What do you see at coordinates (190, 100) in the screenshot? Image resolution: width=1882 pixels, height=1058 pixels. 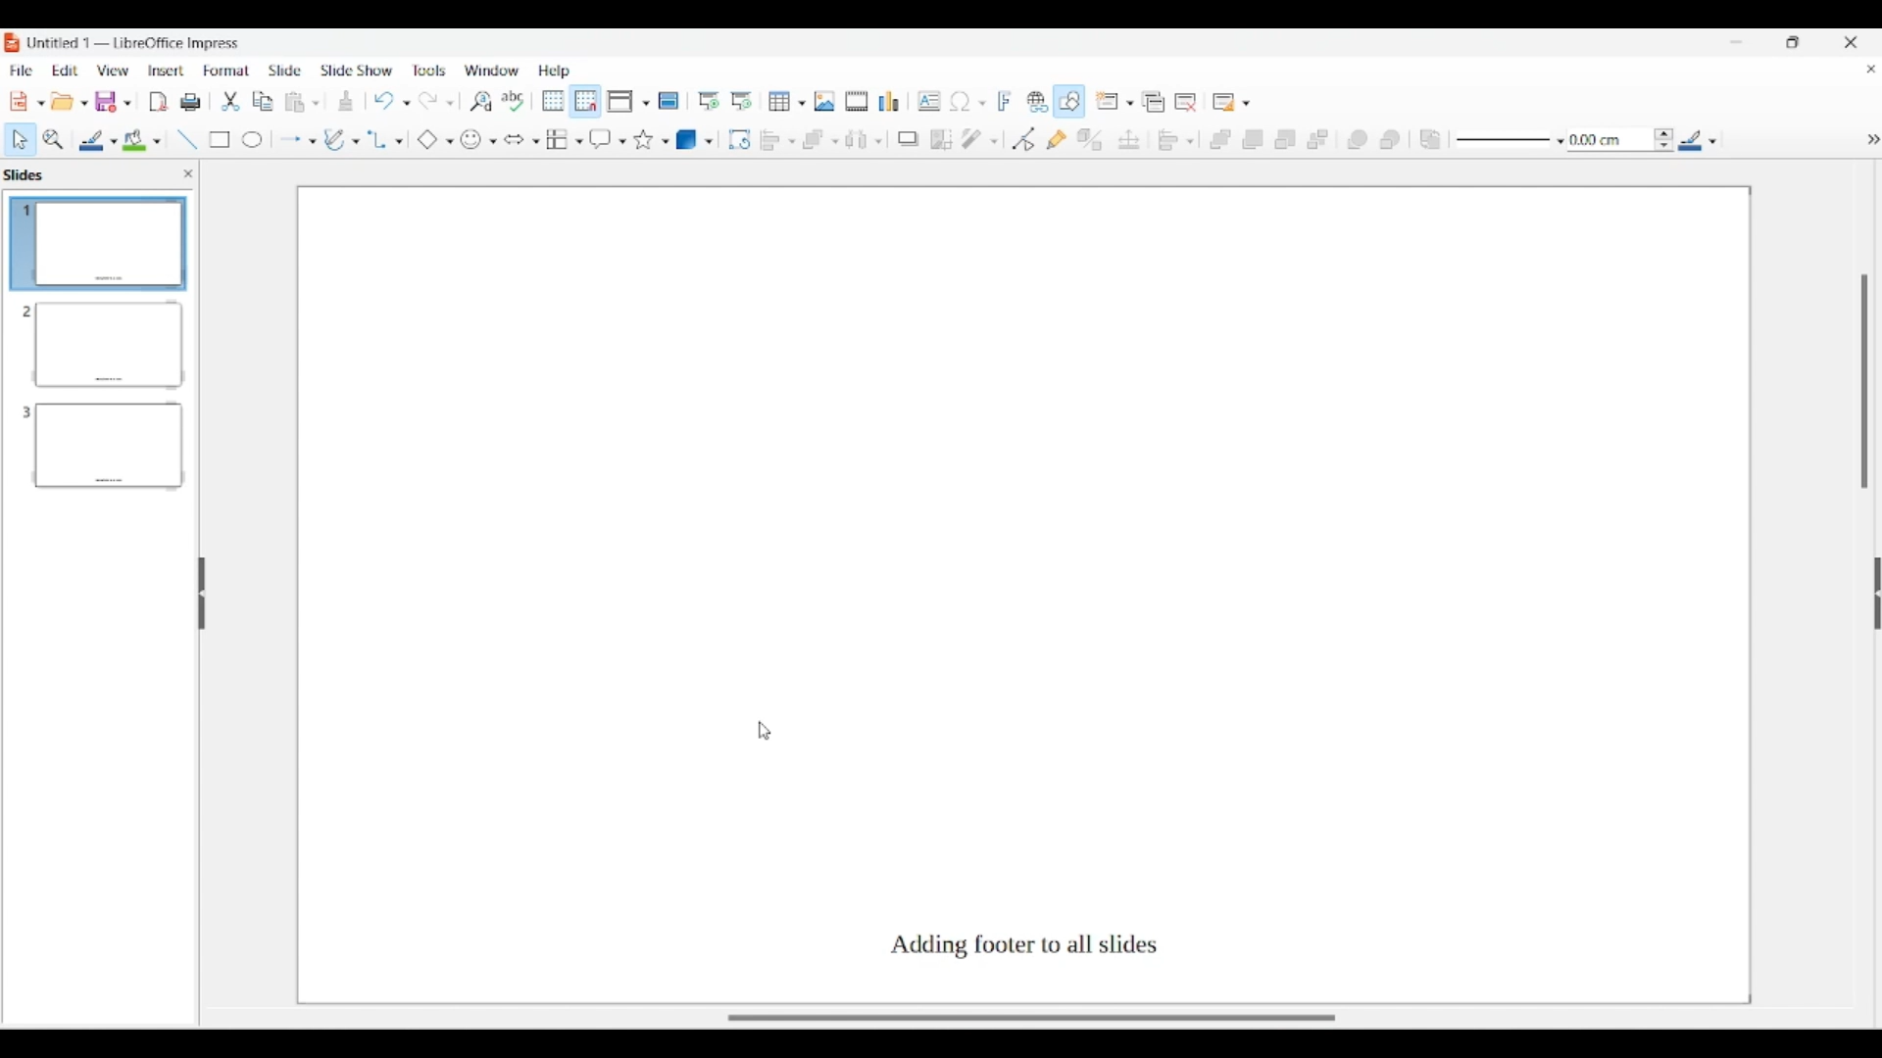 I see `Print` at bounding box center [190, 100].